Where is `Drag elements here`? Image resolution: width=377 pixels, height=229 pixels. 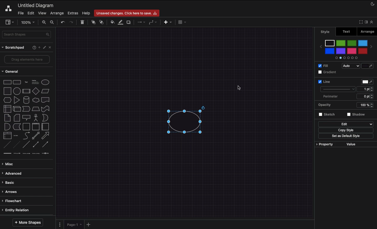
Drag elements here is located at coordinates (28, 59).